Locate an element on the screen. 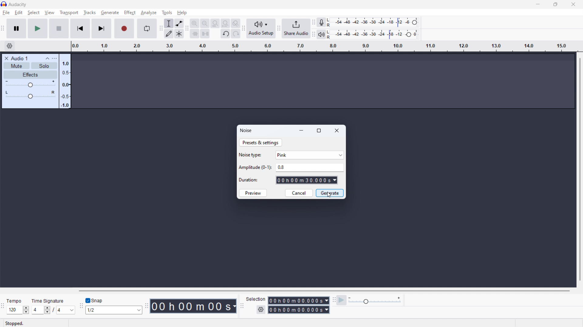 This screenshot has width=583, height=327.  is located at coordinates (321, 22).